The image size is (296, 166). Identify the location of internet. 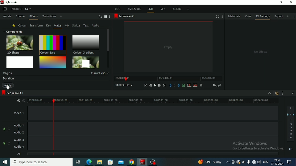
(254, 162).